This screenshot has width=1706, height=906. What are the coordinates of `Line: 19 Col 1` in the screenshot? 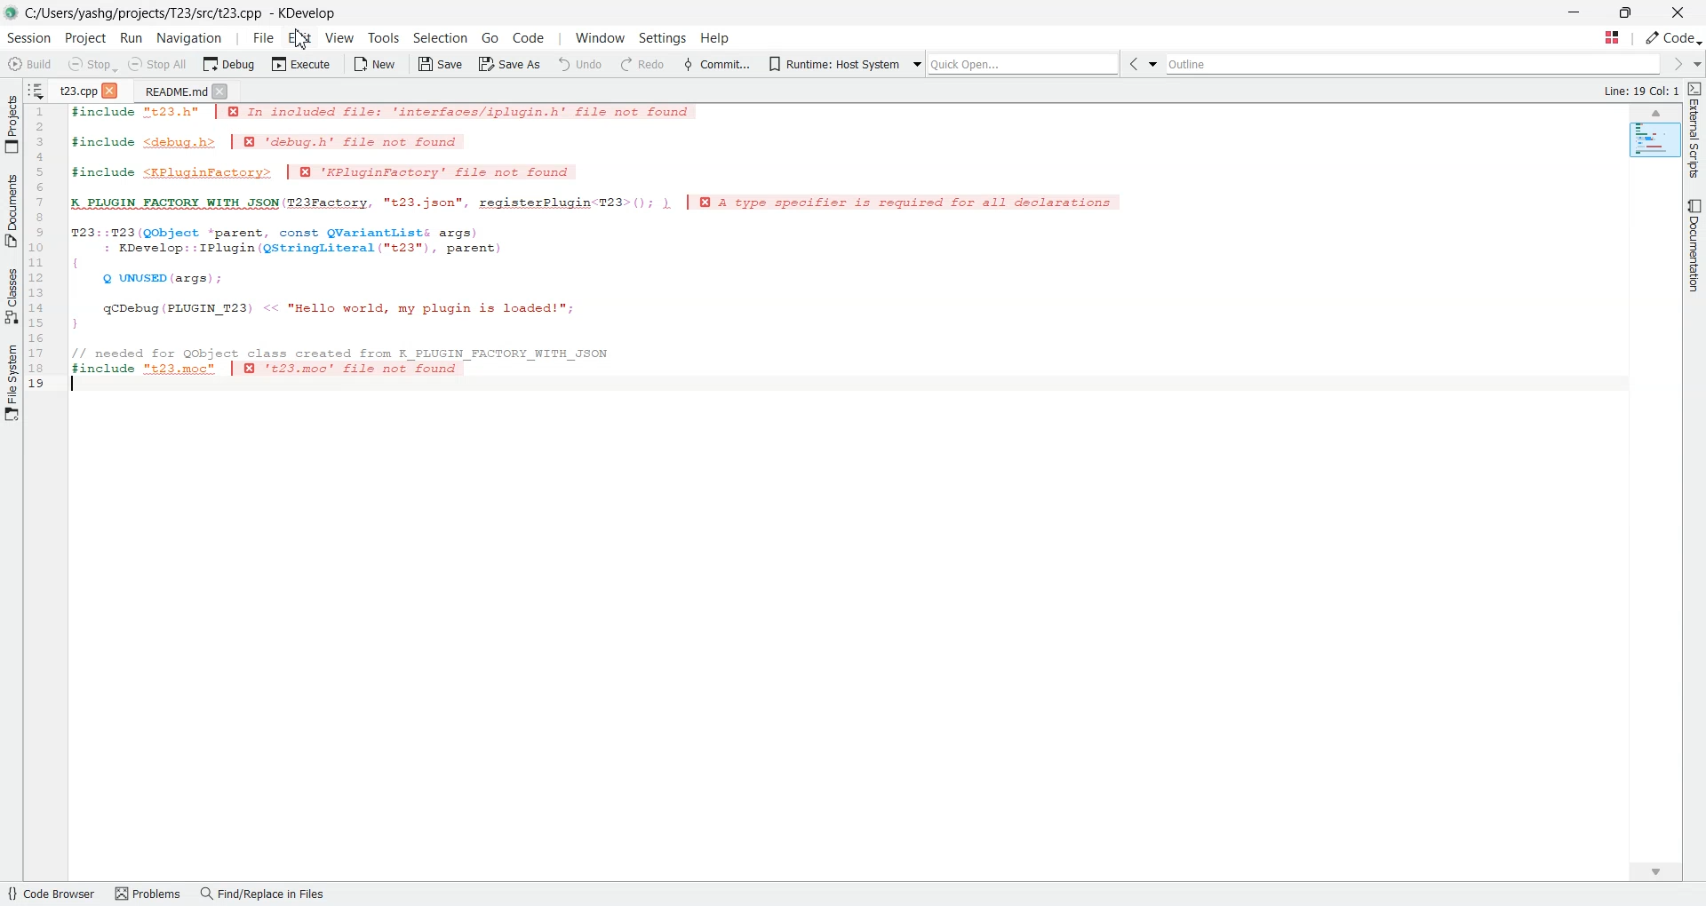 It's located at (1644, 91).